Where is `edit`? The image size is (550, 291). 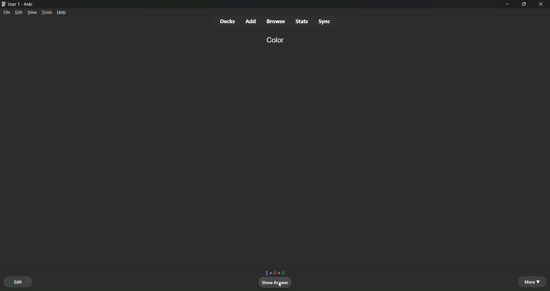
edit is located at coordinates (19, 281).